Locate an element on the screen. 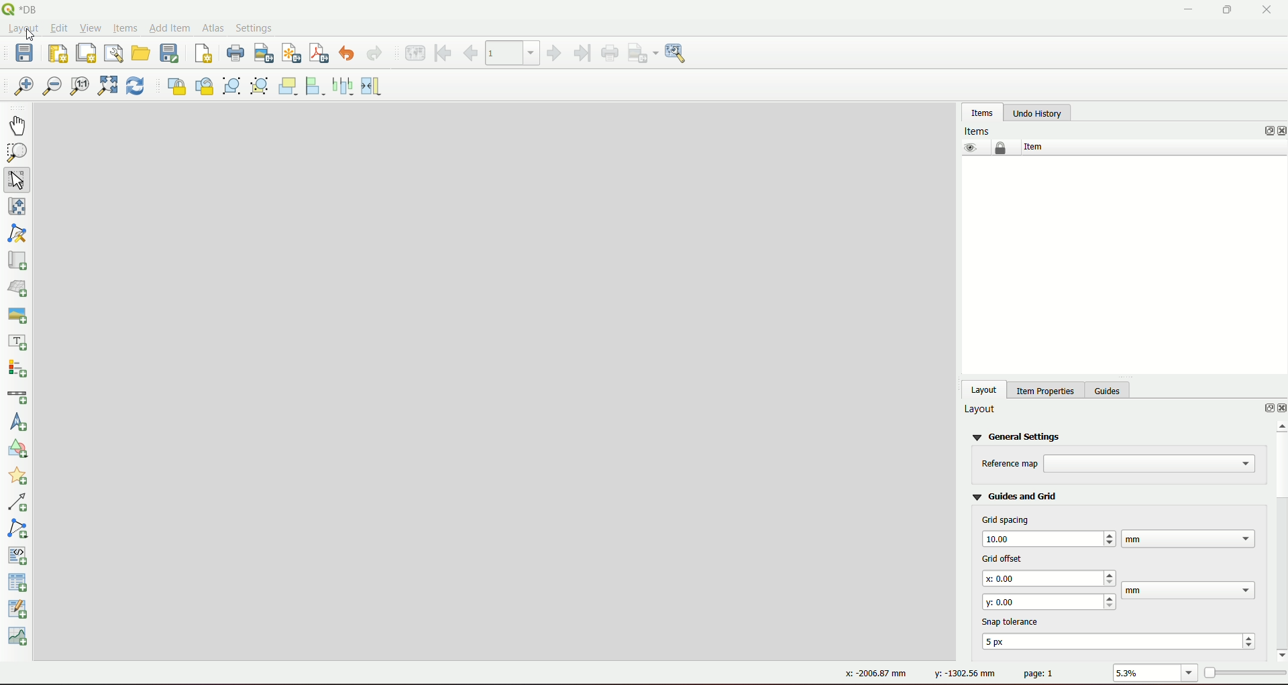 This screenshot has height=685, width=1288. add items from template is located at coordinates (142, 53).